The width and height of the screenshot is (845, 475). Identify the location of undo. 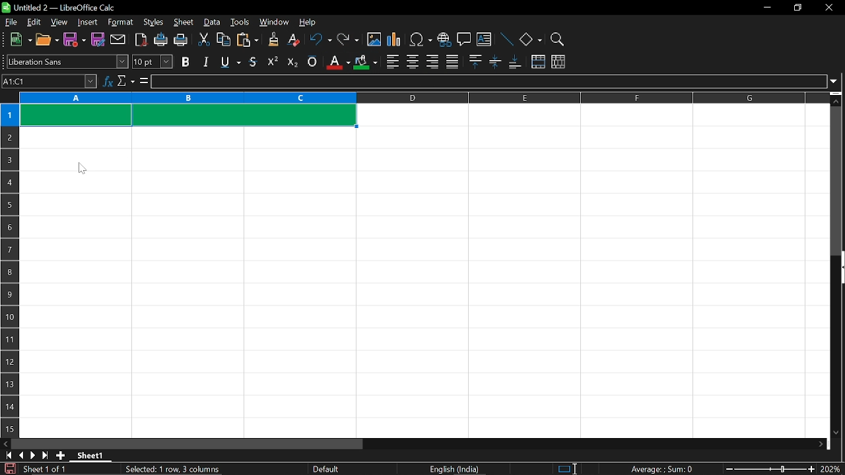
(320, 40).